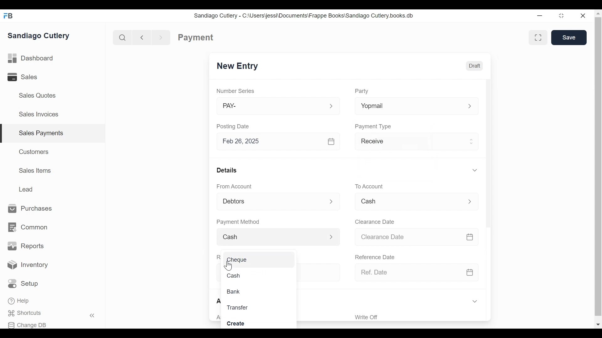  Describe the element at coordinates (474, 170) in the screenshot. I see `Expand` at that location.